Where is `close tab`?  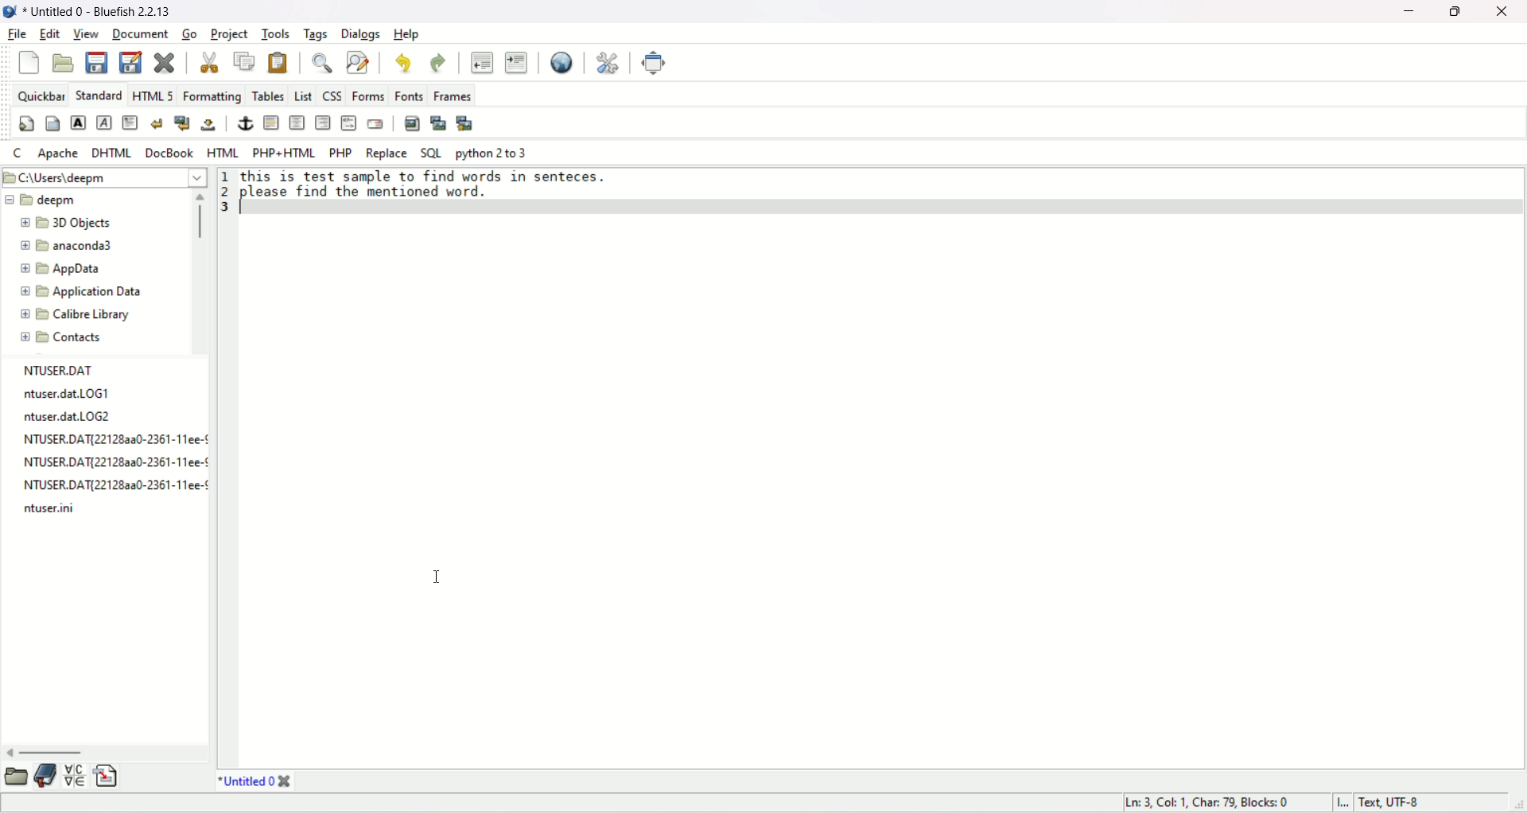
close tab is located at coordinates (286, 782).